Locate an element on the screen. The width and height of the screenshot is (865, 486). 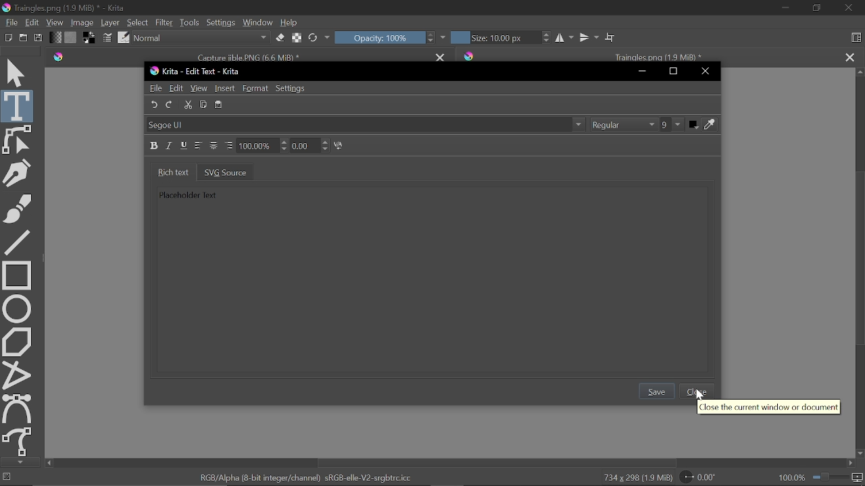
Move tool is located at coordinates (18, 72).